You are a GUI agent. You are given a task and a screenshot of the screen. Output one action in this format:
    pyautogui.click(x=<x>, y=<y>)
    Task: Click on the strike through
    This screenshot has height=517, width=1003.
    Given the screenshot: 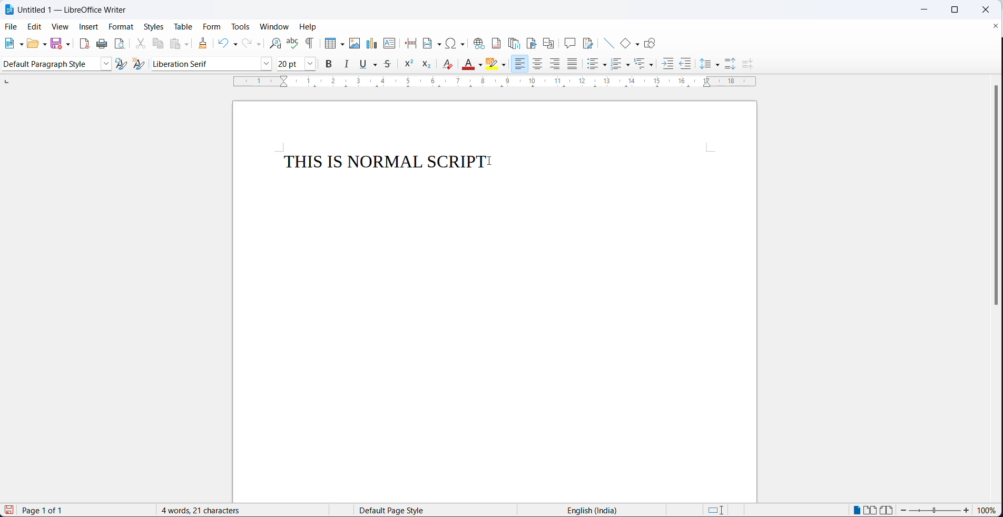 What is the action you would take?
    pyautogui.click(x=391, y=64)
    